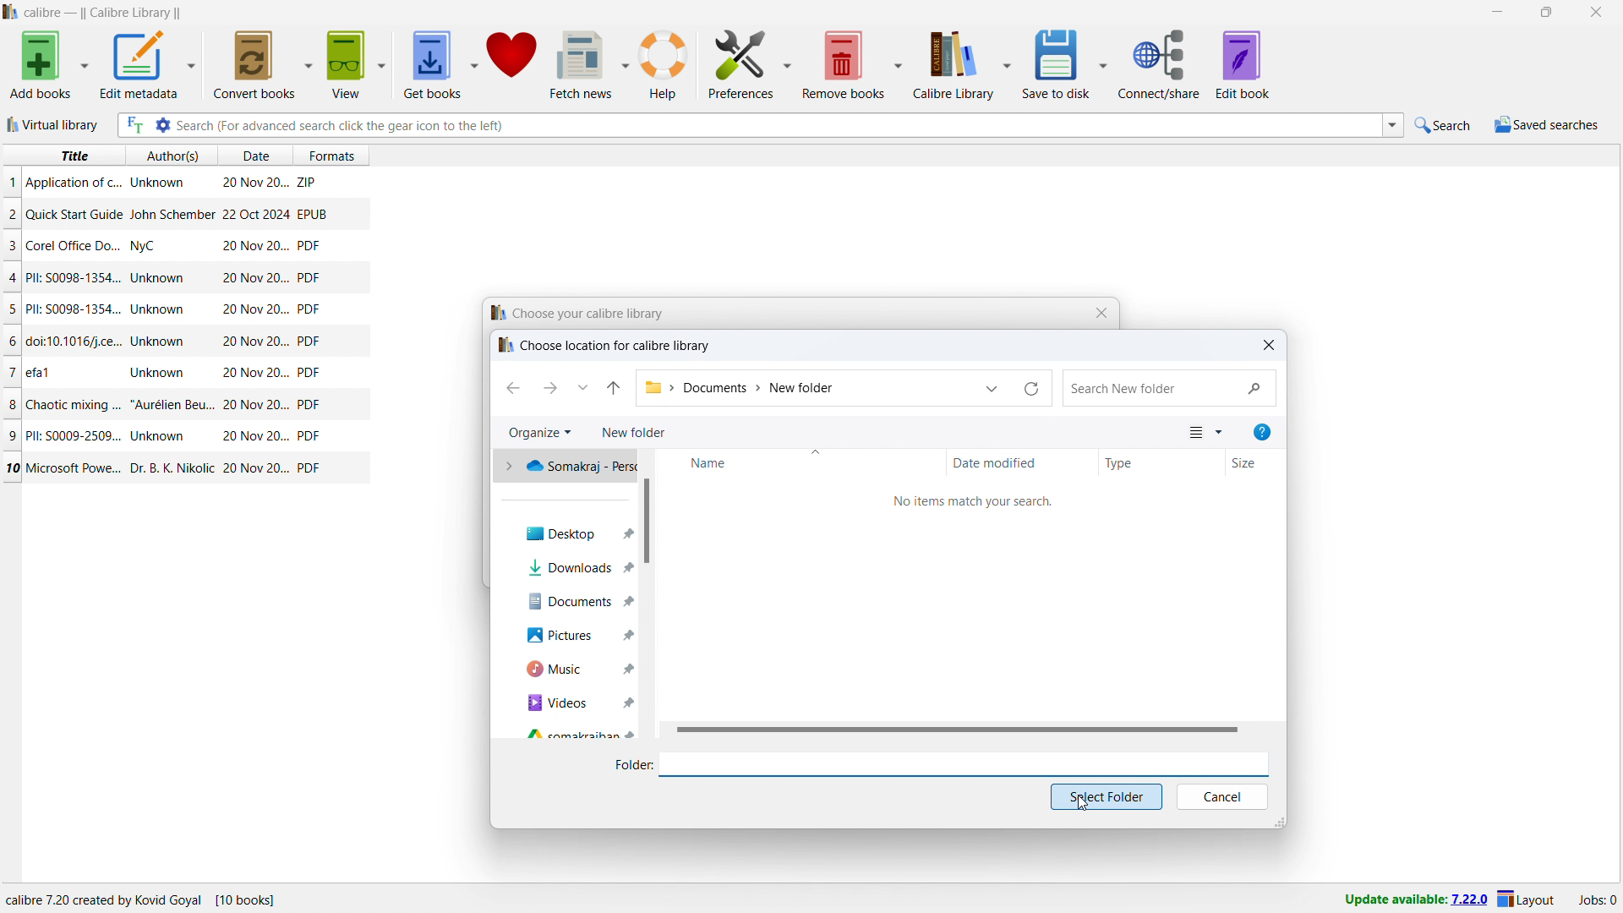 The width and height of the screenshot is (1623, 913). I want to click on edit metadata, so click(137, 64).